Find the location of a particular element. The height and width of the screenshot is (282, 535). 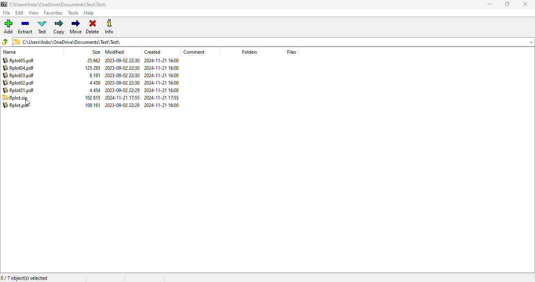

test is located at coordinates (42, 27).